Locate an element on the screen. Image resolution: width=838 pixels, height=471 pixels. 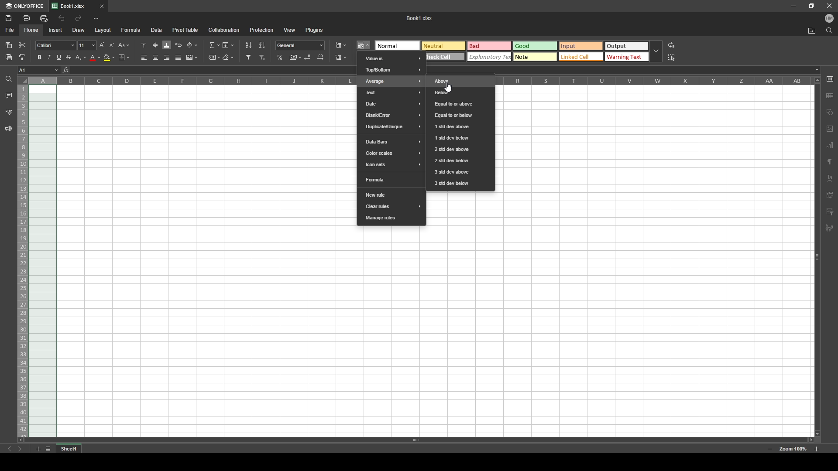
tab is located at coordinates (69, 449).